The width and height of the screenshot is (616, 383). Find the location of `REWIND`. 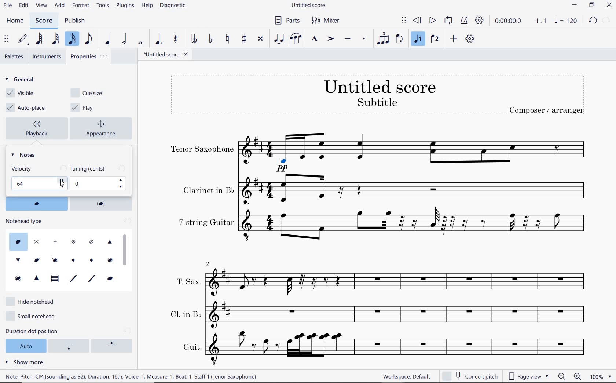

REWIND is located at coordinates (417, 21).